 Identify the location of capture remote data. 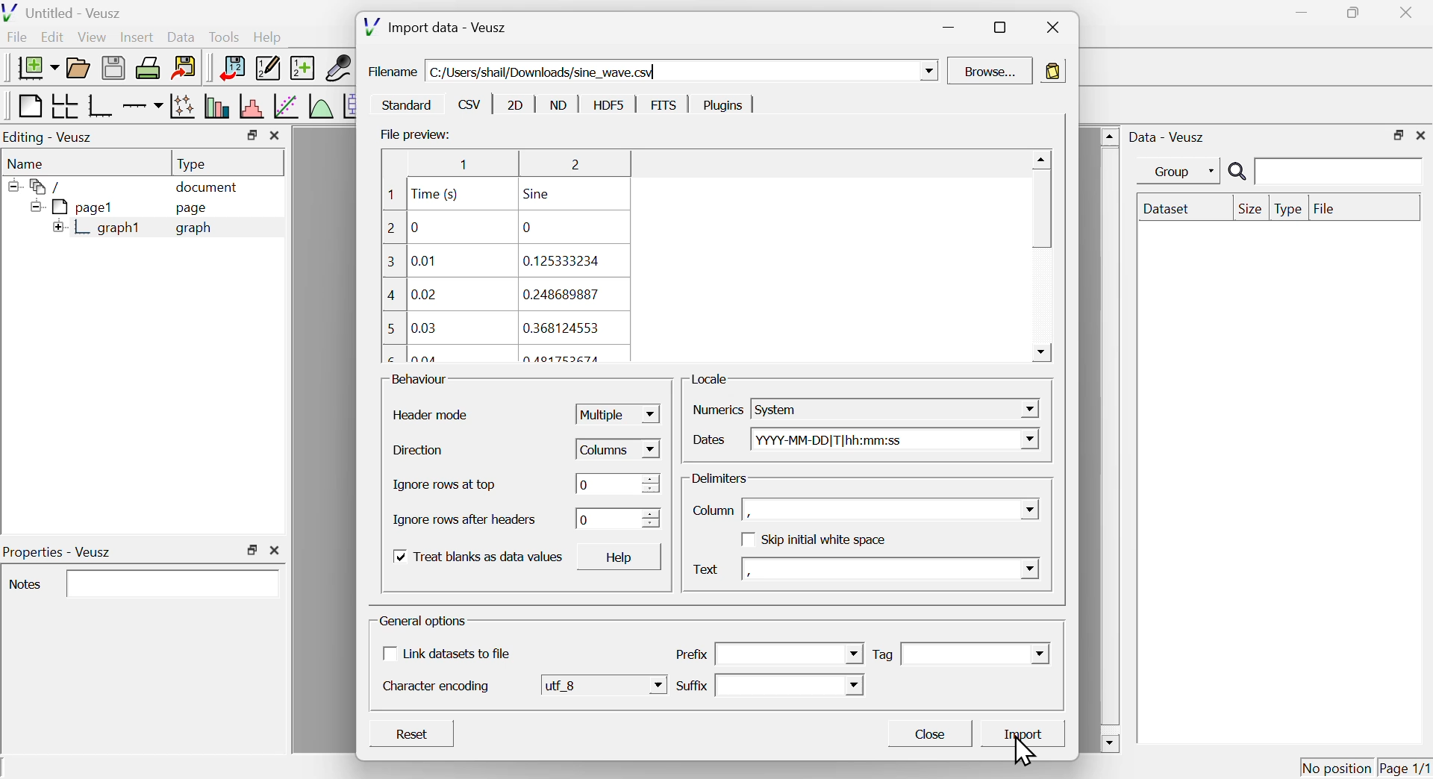
(337, 68).